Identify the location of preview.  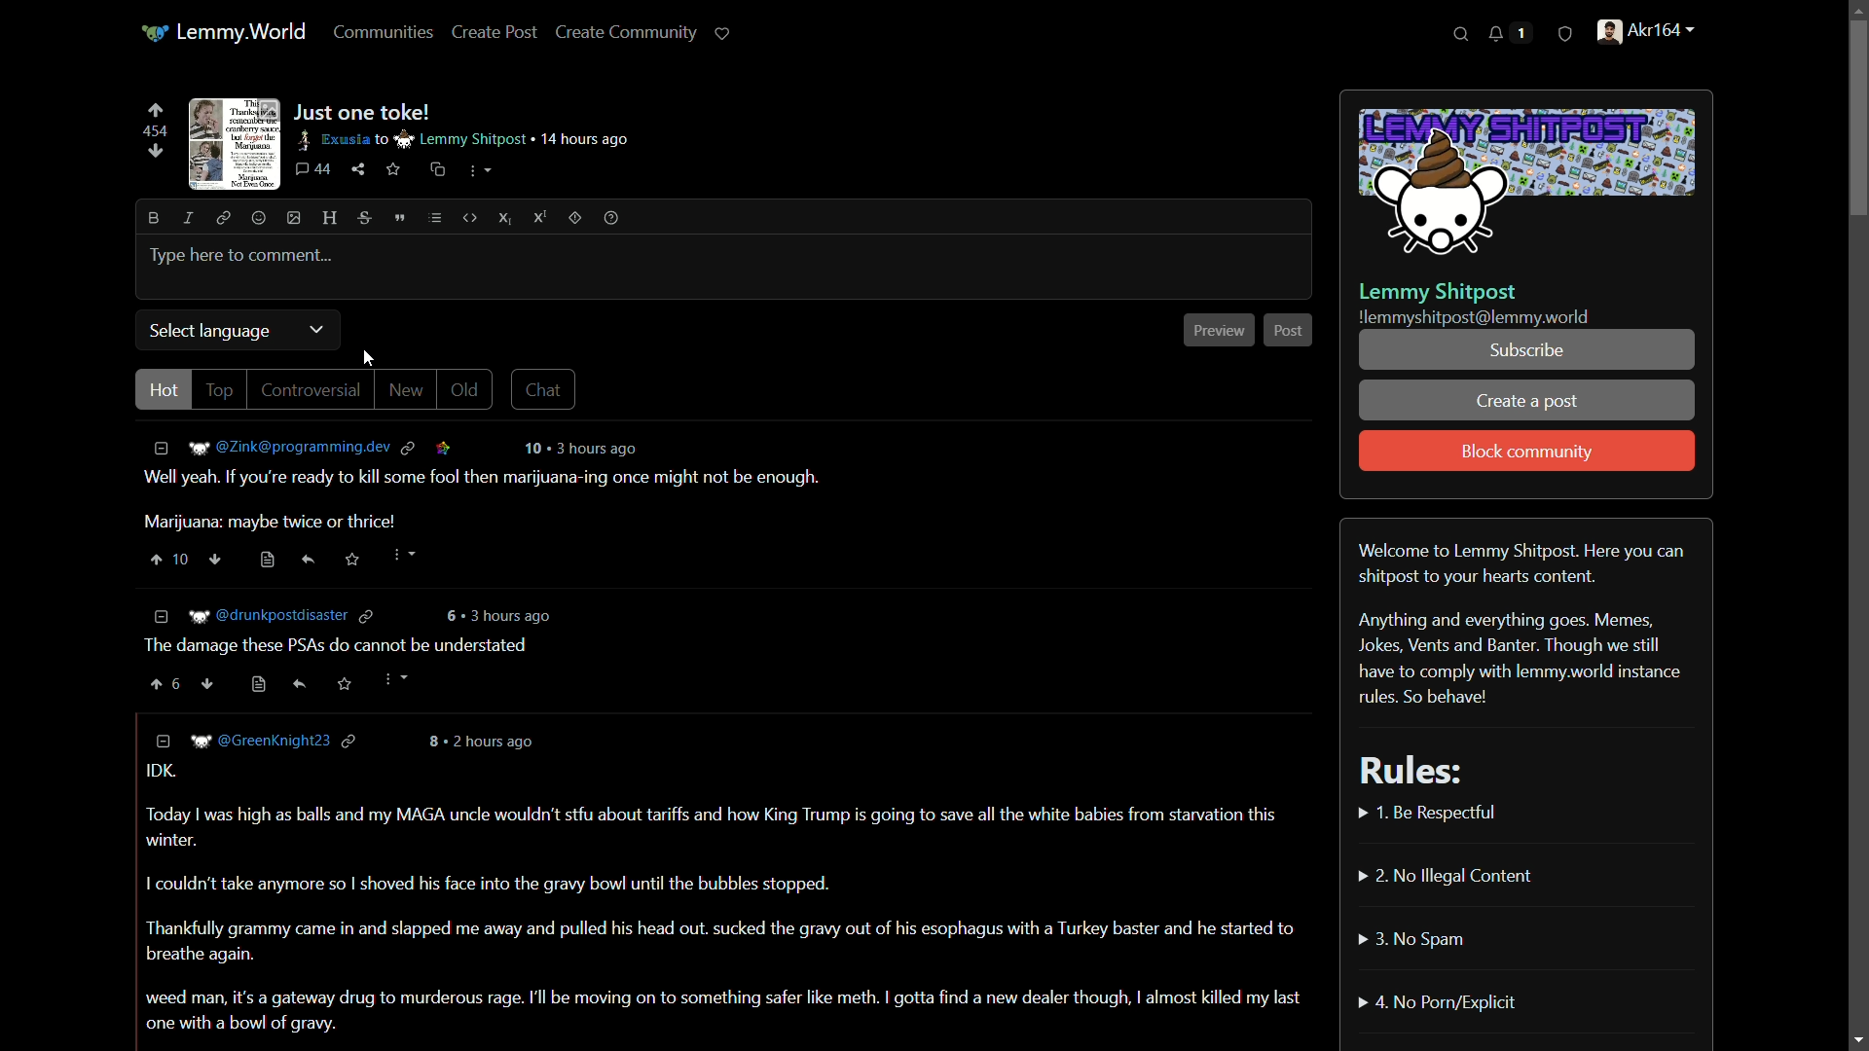
(1222, 331).